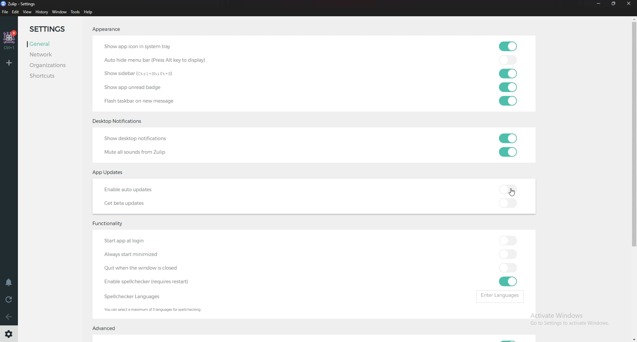 The image size is (637, 342). What do you see at coordinates (508, 59) in the screenshot?
I see `toggle` at bounding box center [508, 59].